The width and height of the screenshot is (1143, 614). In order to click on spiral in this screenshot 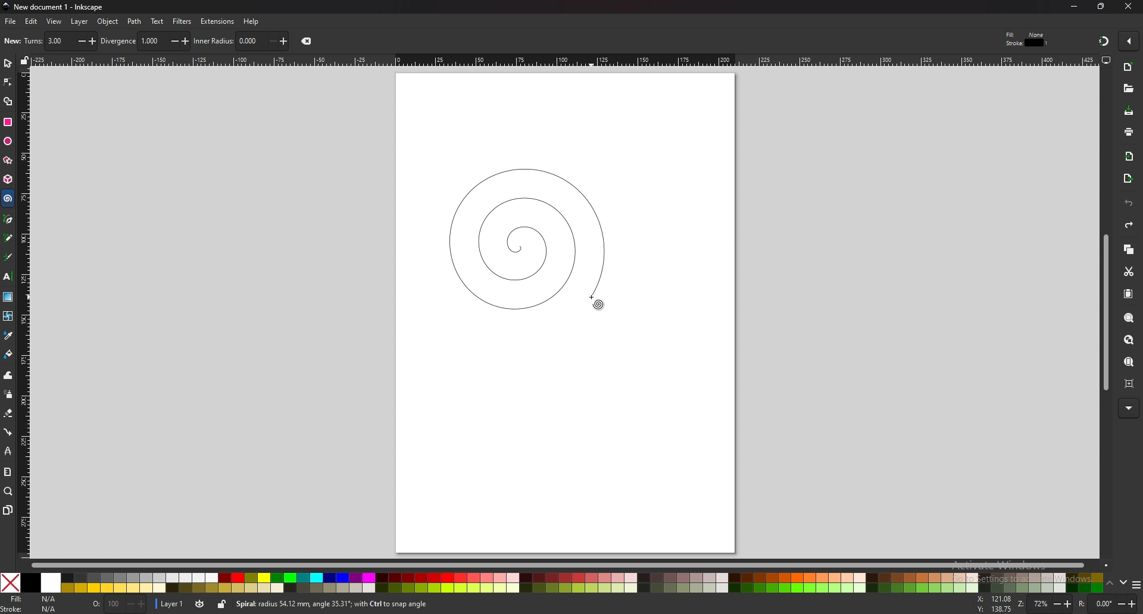, I will do `click(8, 199)`.